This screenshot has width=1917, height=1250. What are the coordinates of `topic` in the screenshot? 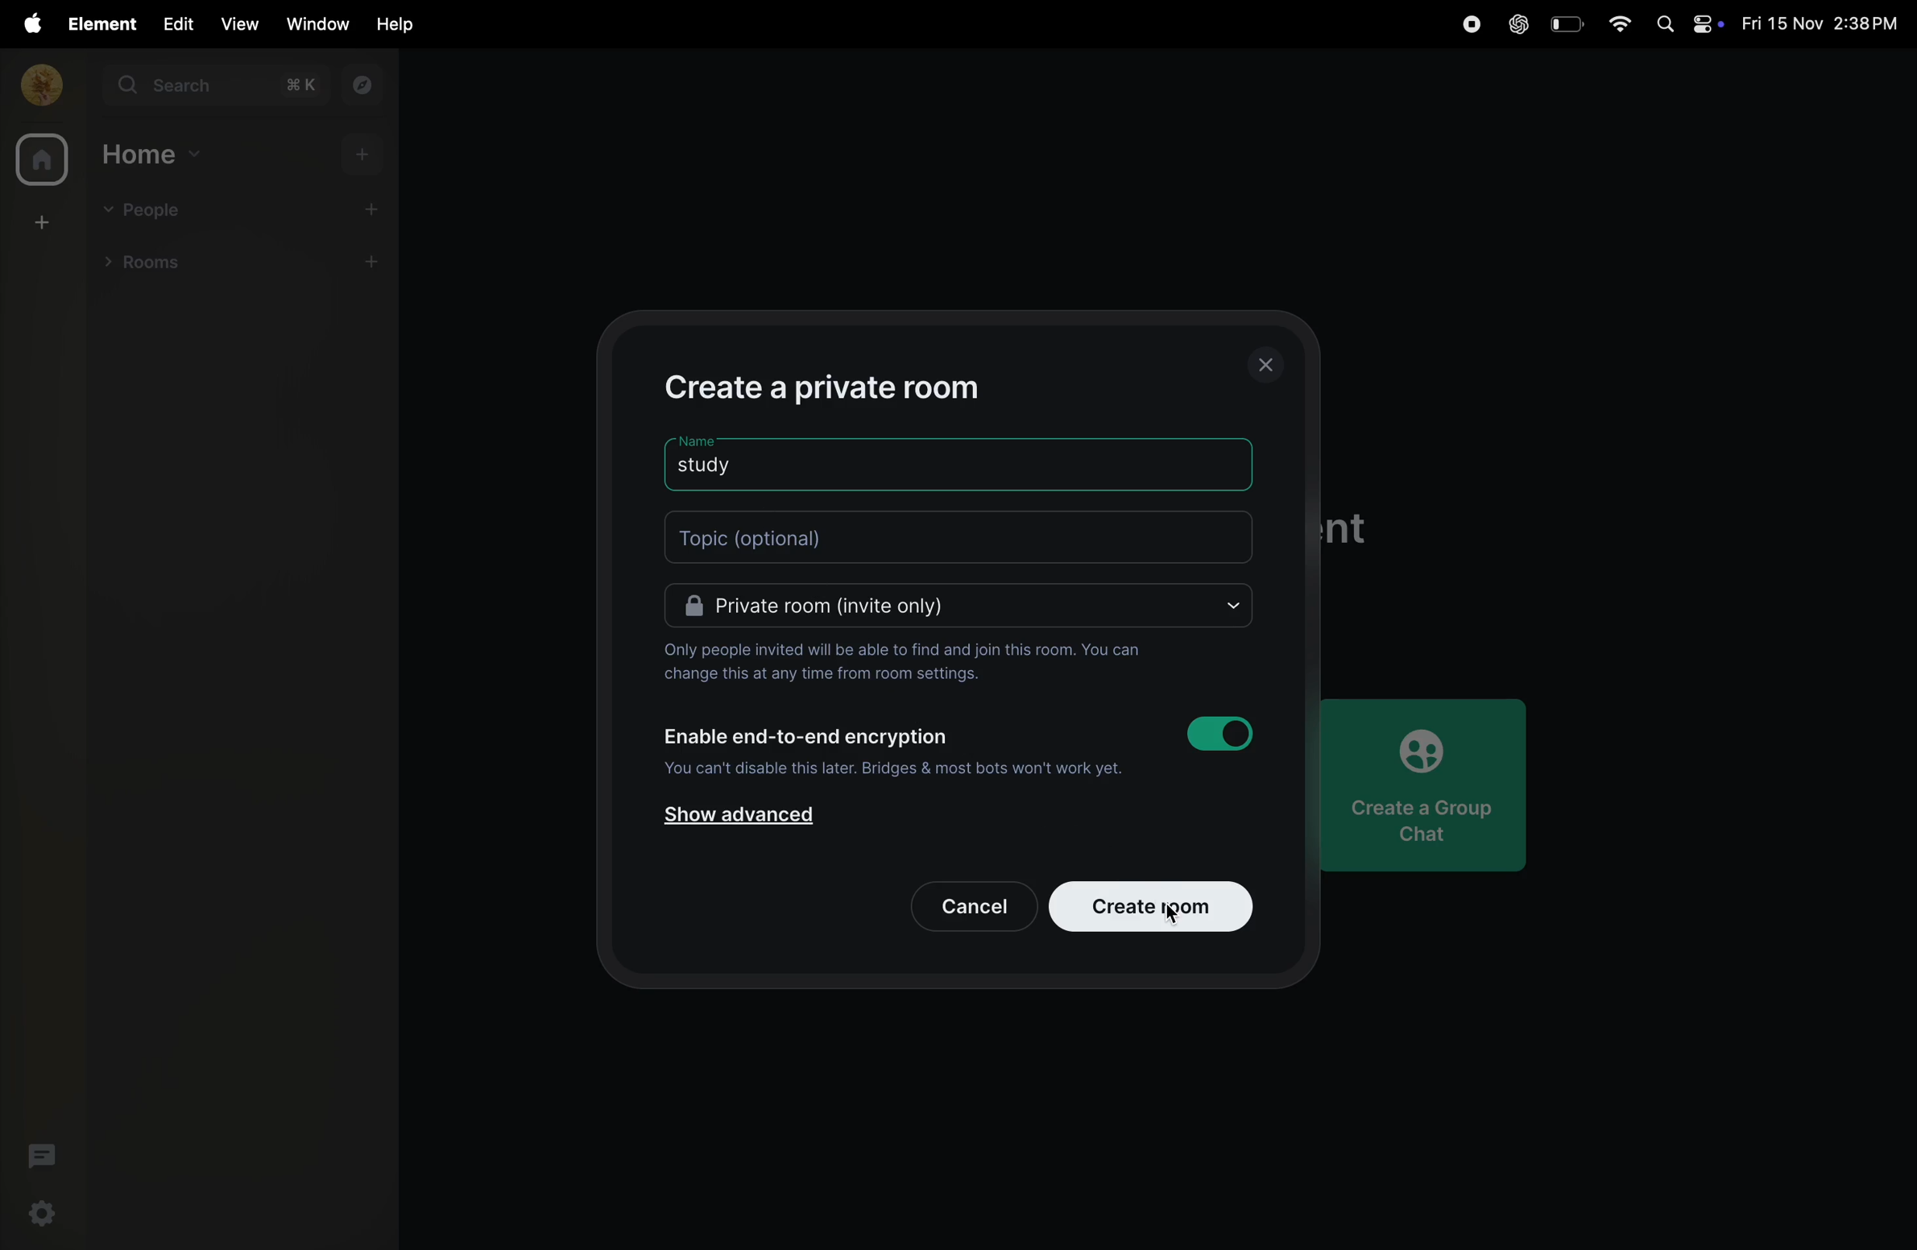 It's located at (963, 537).